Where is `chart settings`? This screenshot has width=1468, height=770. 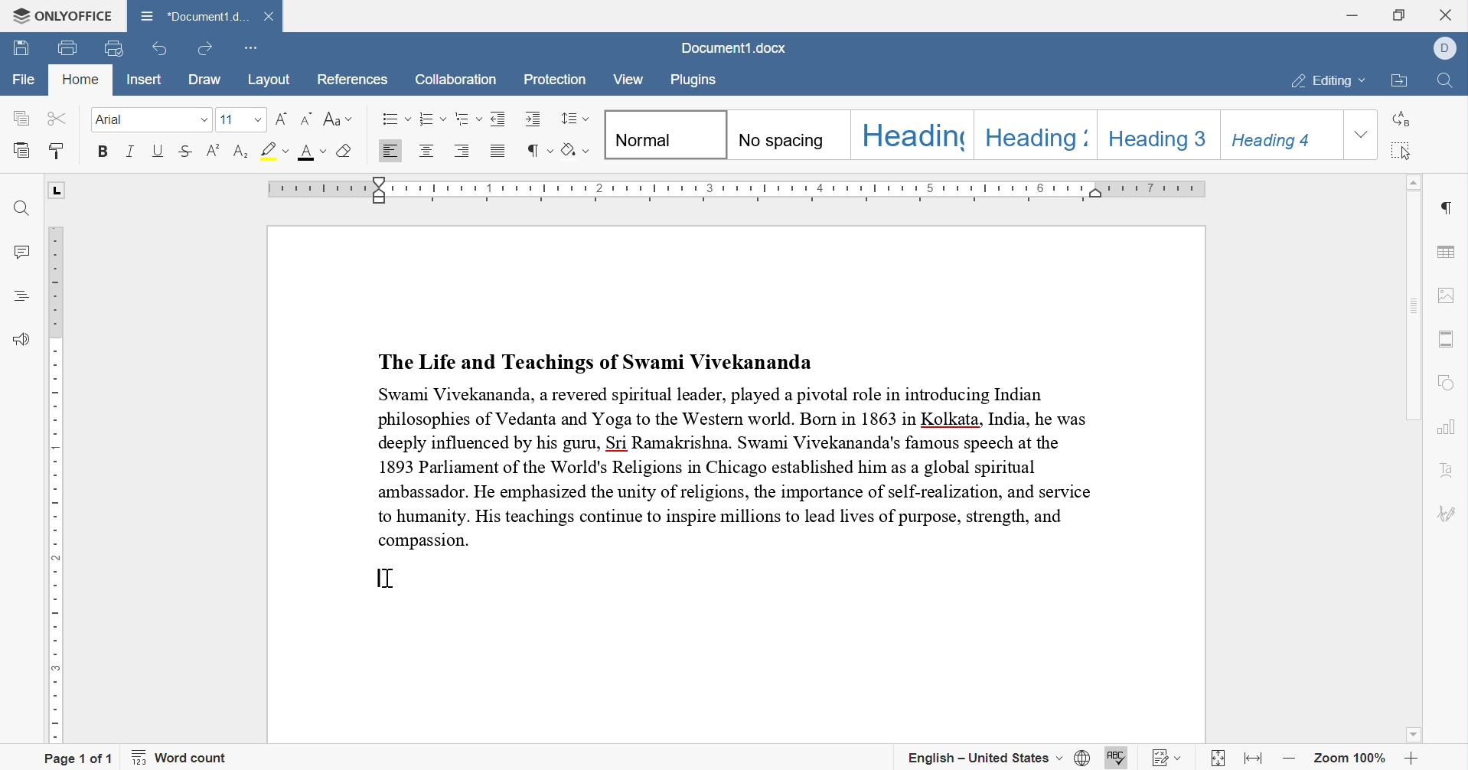 chart settings is located at coordinates (1447, 427).